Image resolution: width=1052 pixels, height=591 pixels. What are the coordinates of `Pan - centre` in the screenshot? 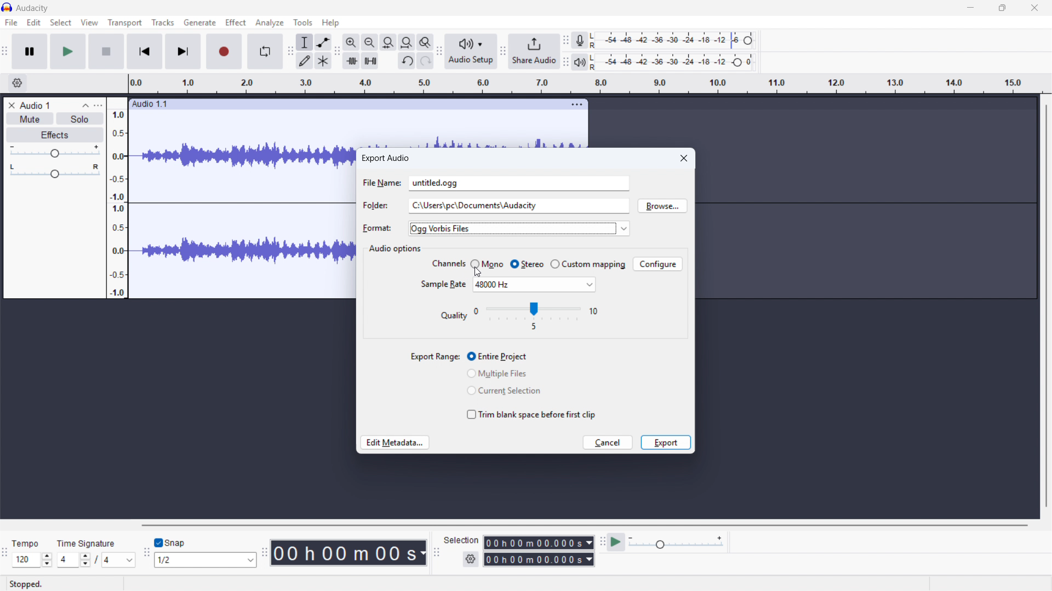 It's located at (55, 172).